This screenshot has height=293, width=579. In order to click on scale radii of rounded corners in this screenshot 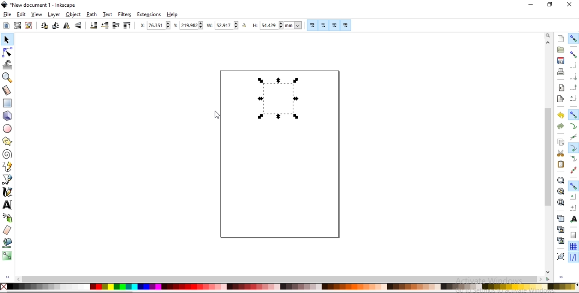, I will do `click(324, 26)`.